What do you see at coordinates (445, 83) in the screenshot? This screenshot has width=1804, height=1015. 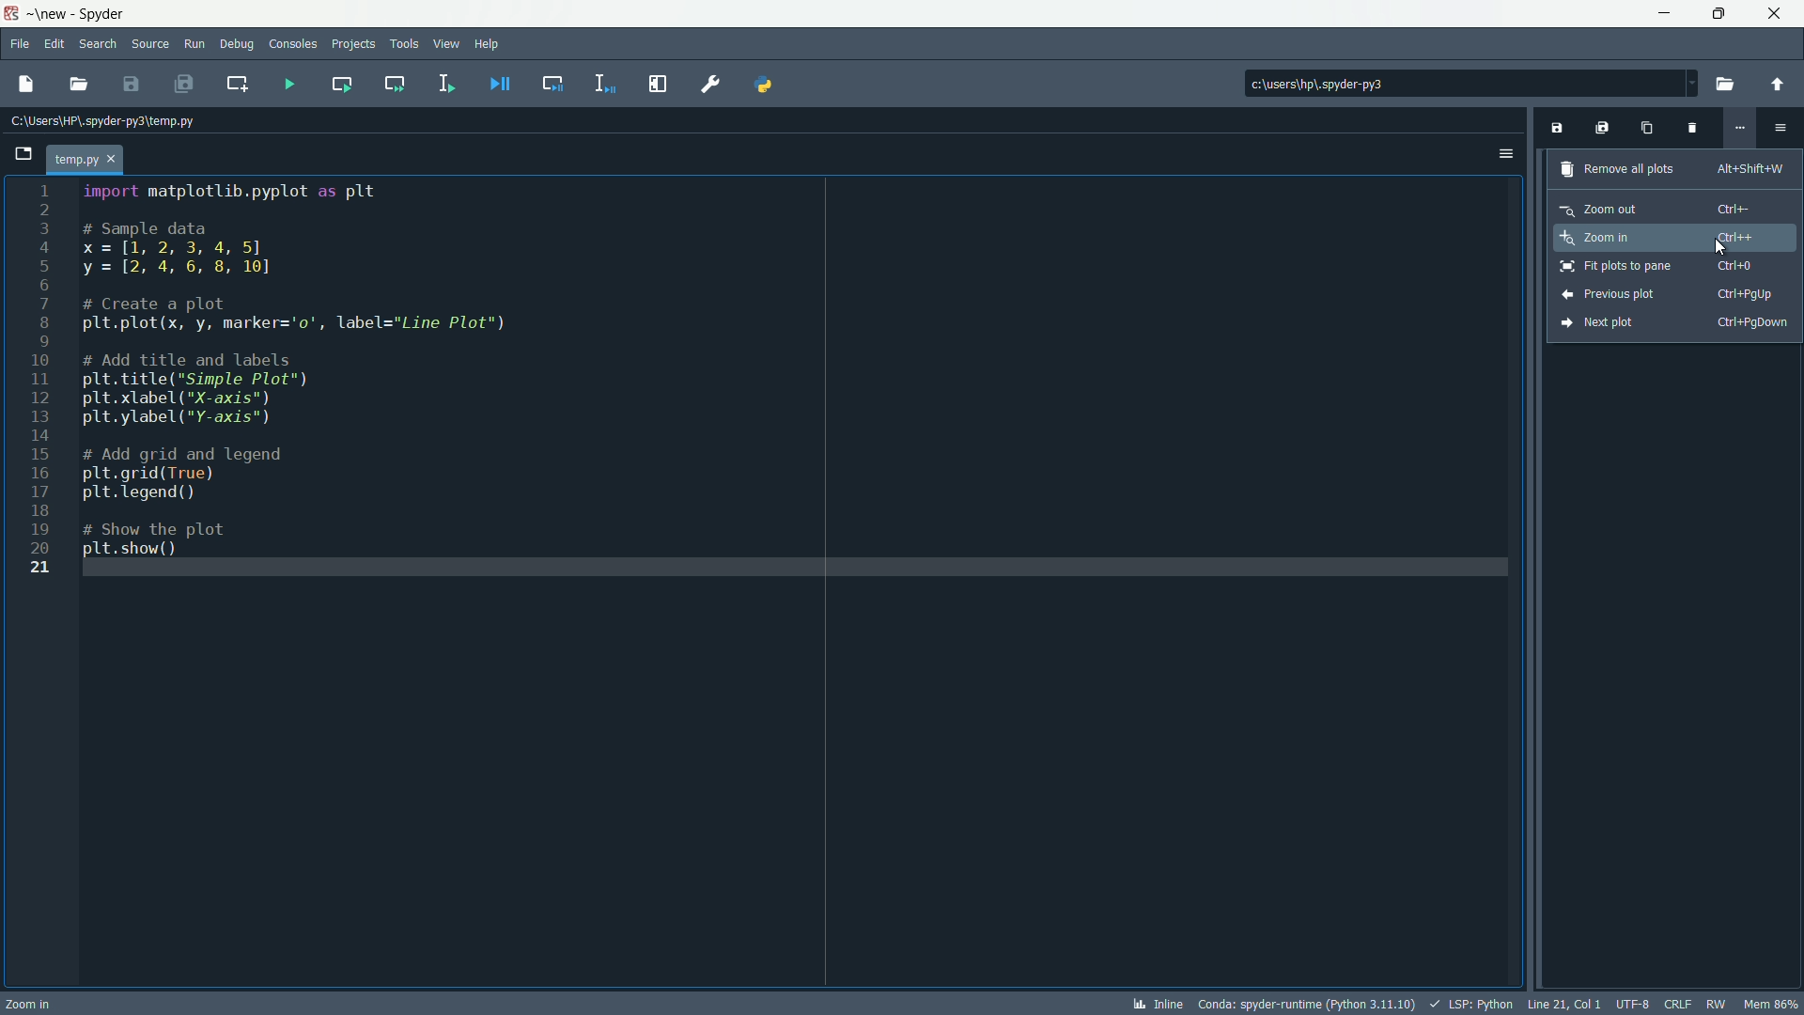 I see `run selection or current line` at bounding box center [445, 83].